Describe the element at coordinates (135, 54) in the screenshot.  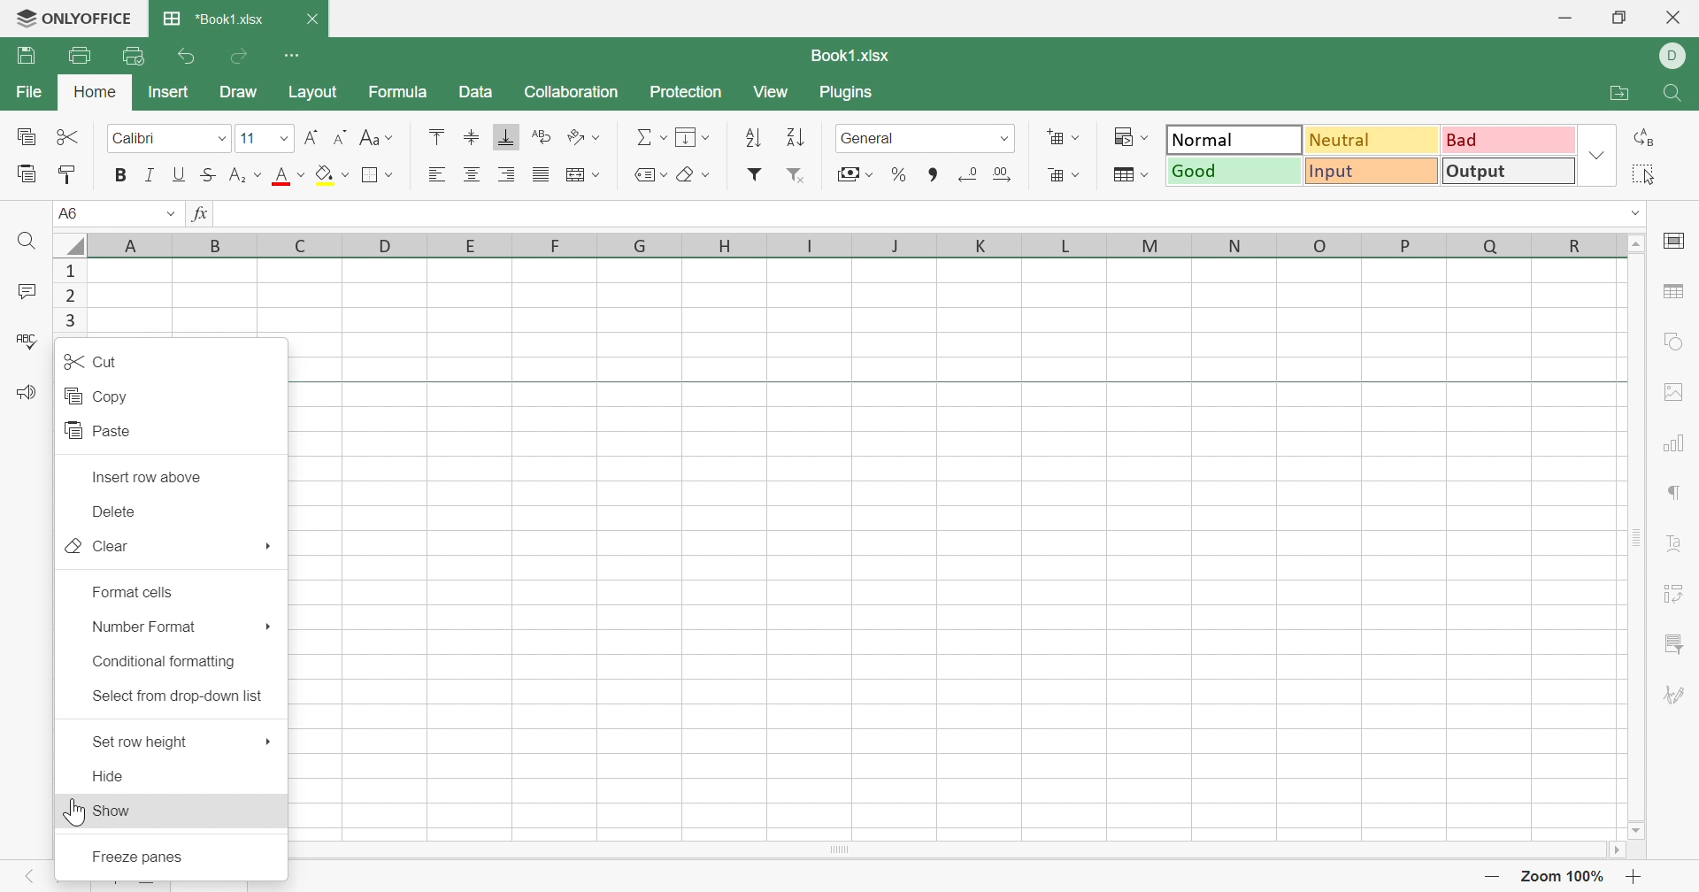
I see `Quick Print` at that location.